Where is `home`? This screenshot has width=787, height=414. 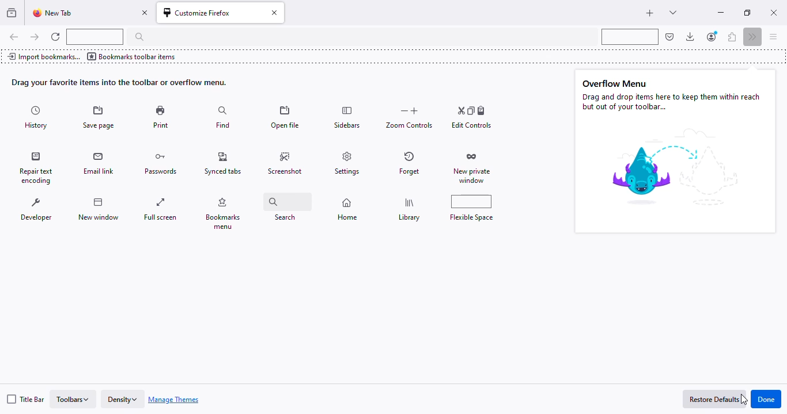
home is located at coordinates (347, 209).